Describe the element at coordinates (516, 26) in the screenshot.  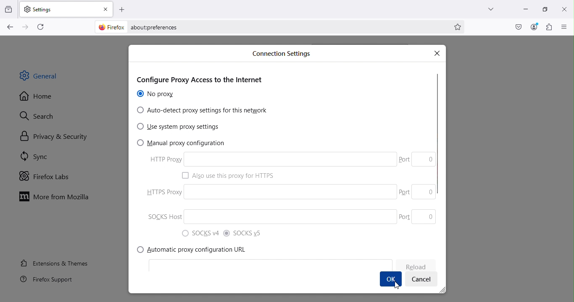
I see `Save to pocket` at that location.